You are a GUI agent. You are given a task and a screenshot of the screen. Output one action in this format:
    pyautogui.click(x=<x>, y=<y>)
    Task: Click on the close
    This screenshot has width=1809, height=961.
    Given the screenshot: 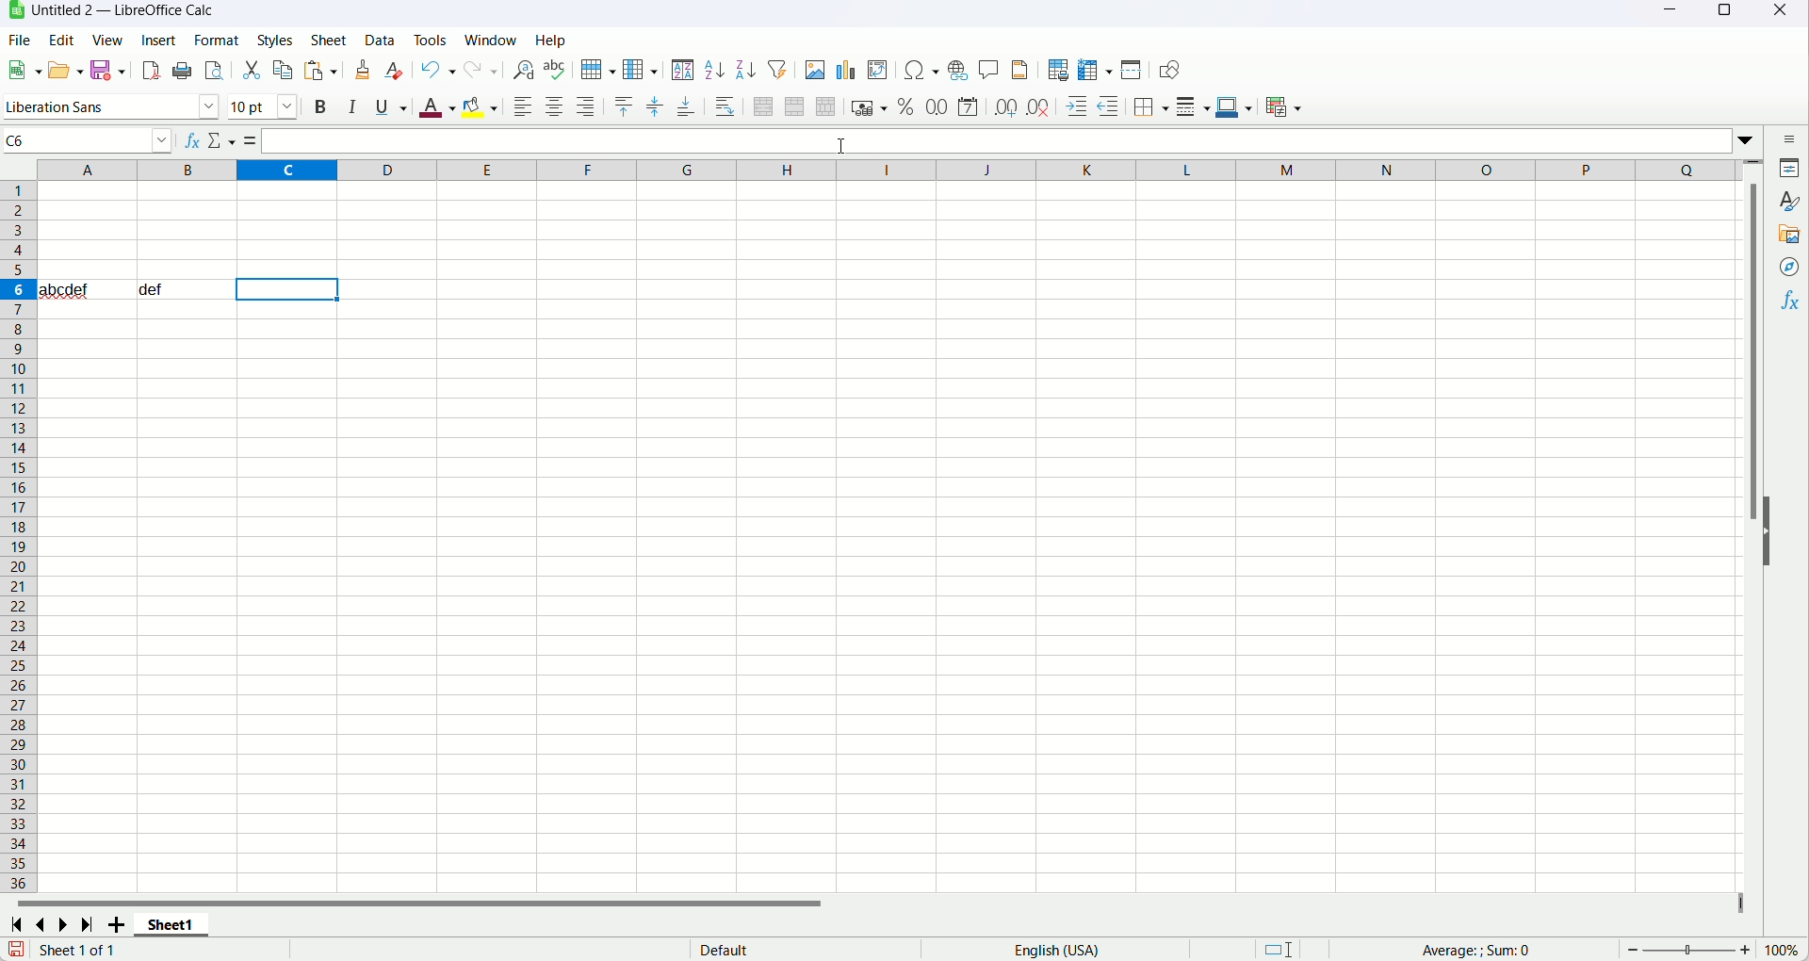 What is the action you would take?
    pyautogui.click(x=1786, y=11)
    